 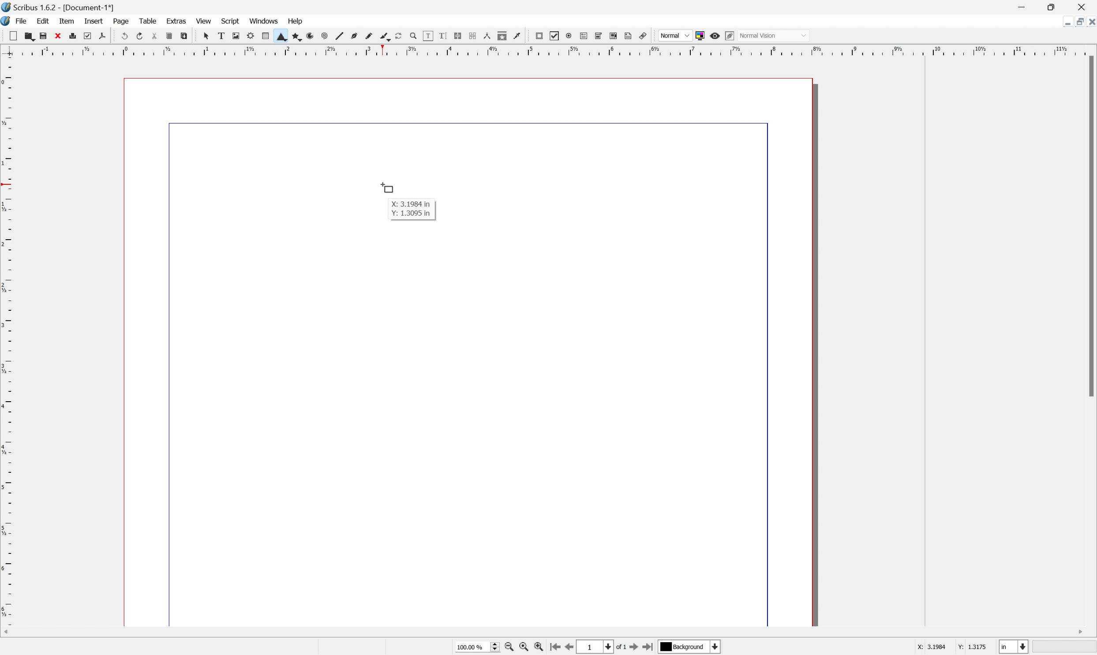 I want to click on 100.00 %, so click(x=472, y=647).